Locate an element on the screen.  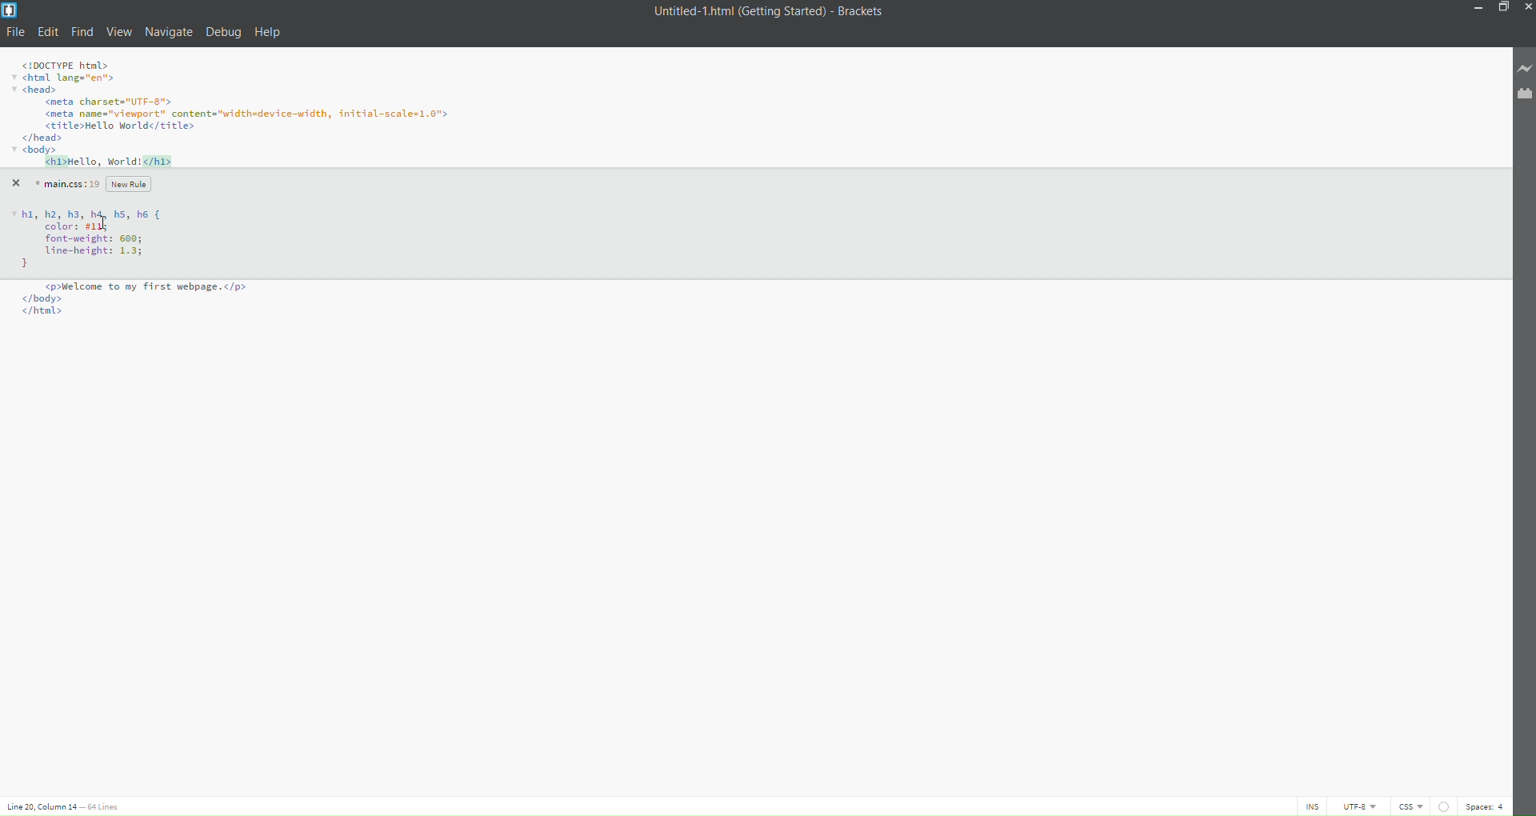
spaces is located at coordinates (1486, 805).